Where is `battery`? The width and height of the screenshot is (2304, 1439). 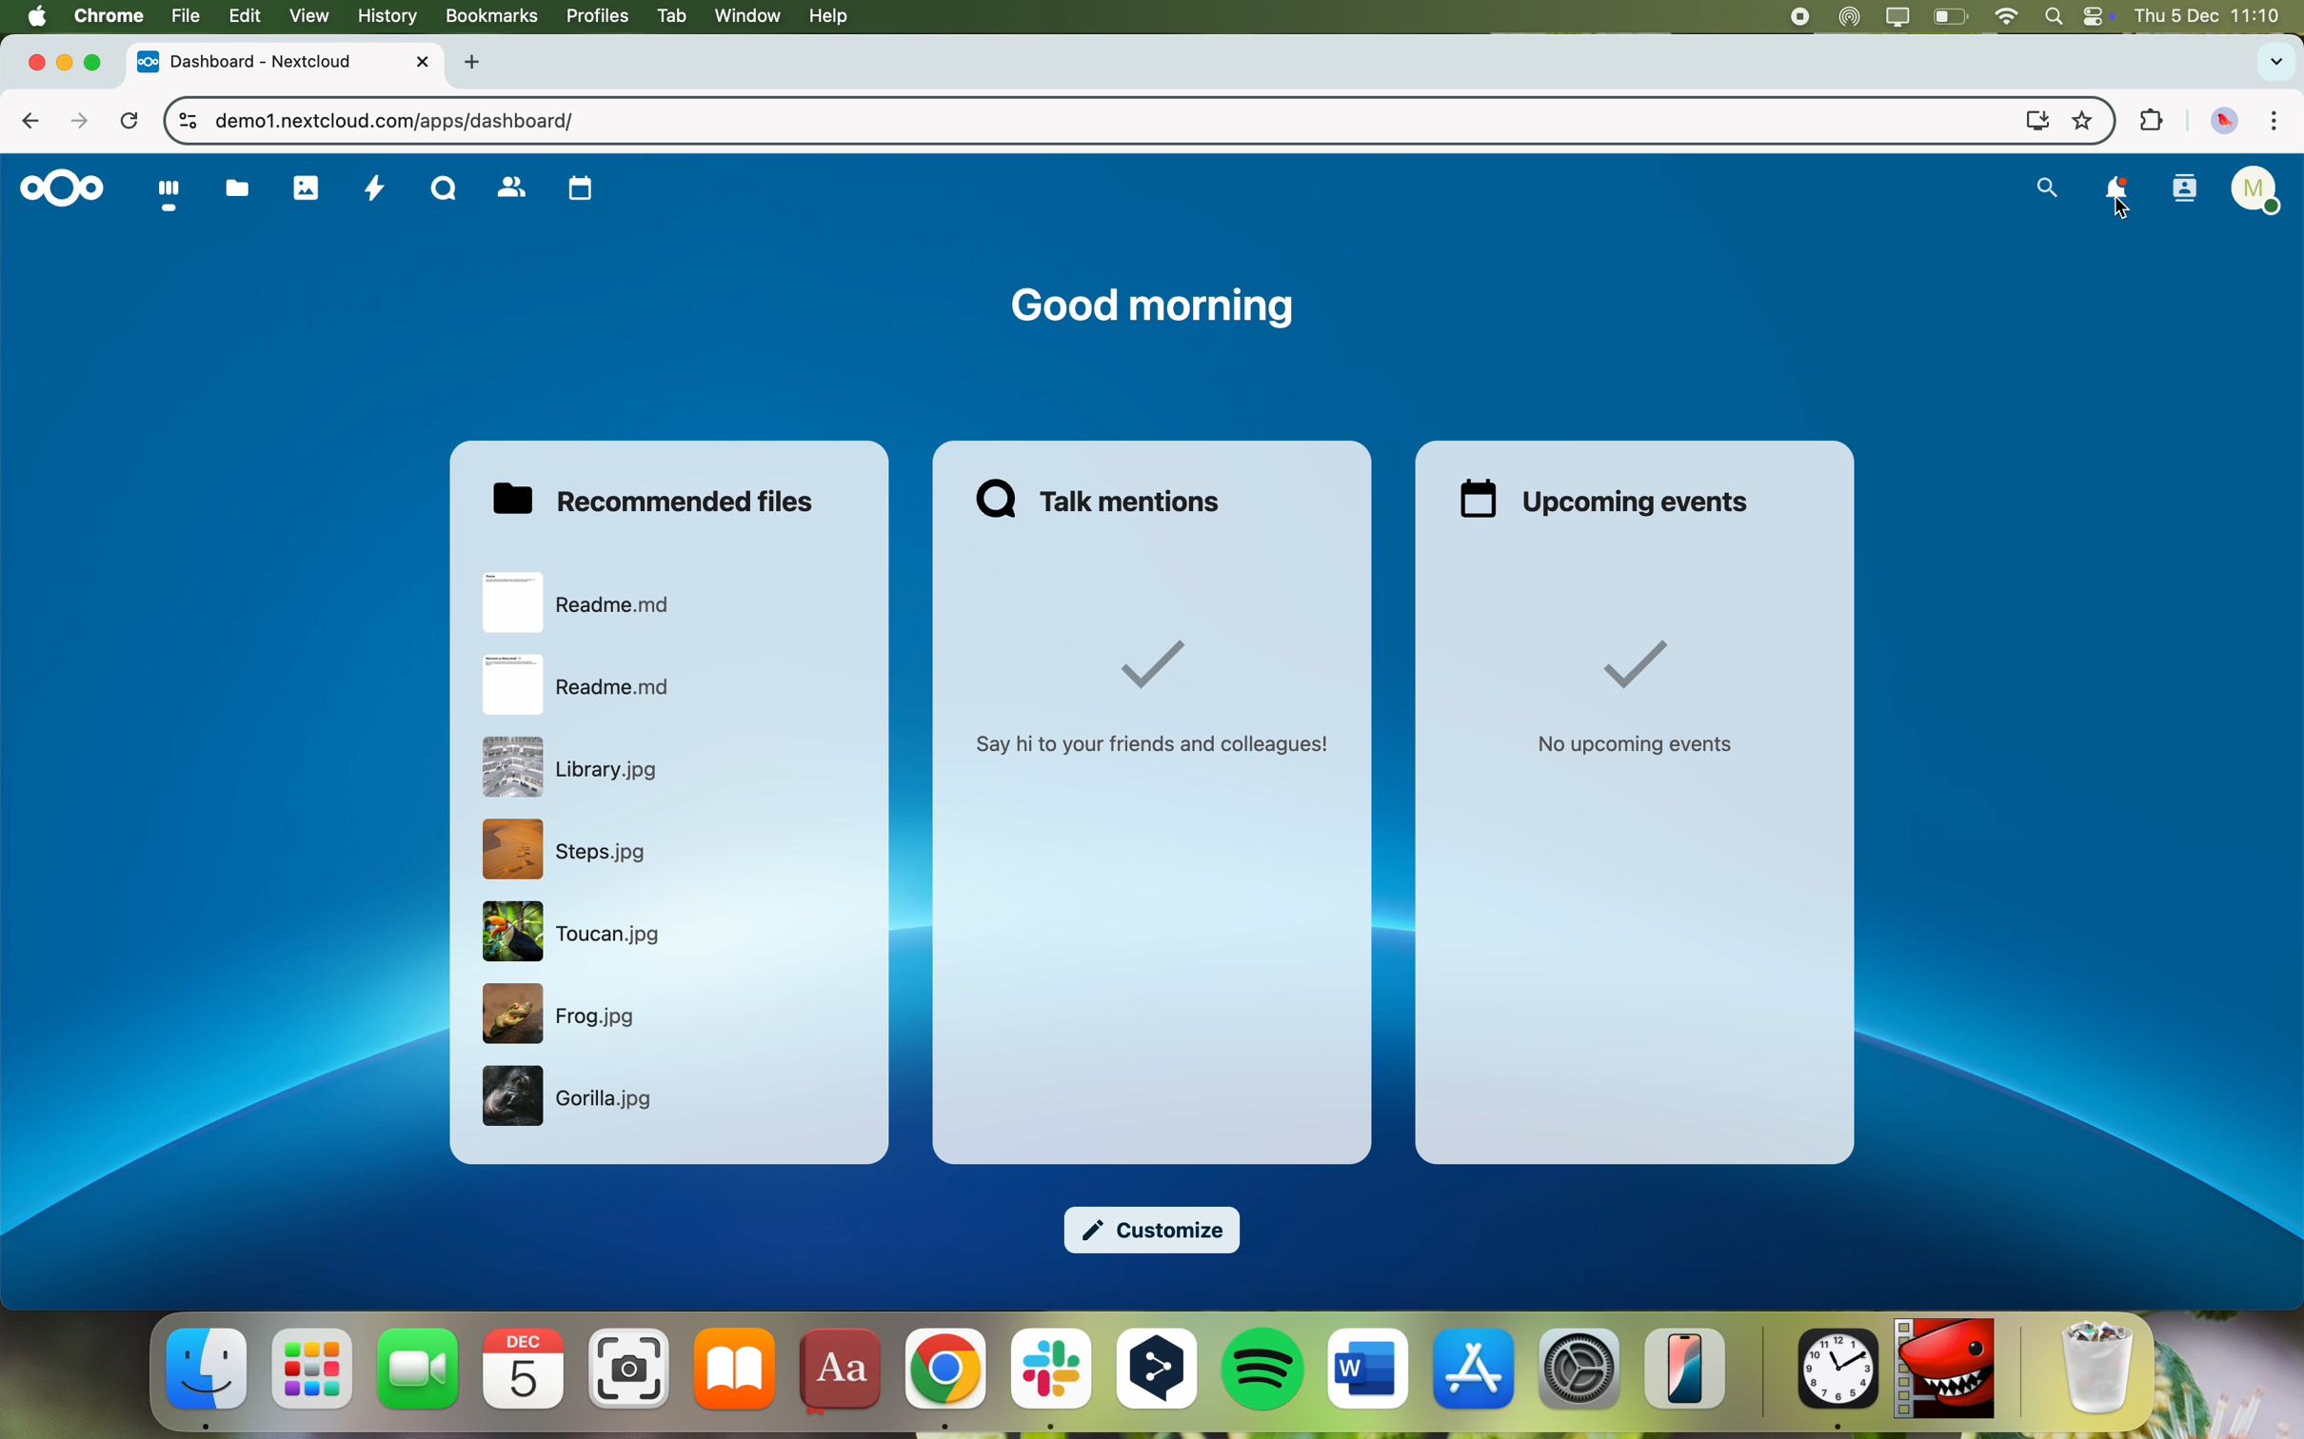 battery is located at coordinates (1950, 15).